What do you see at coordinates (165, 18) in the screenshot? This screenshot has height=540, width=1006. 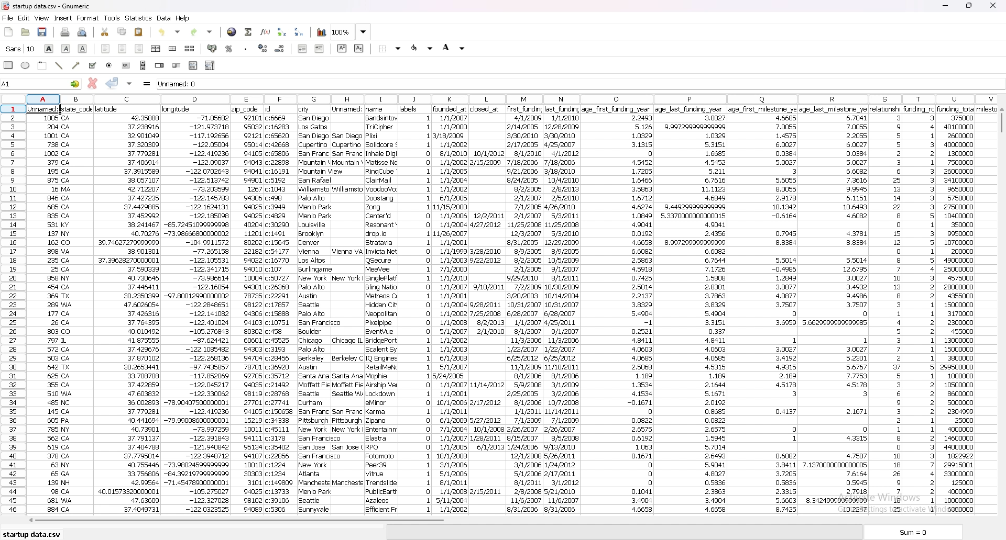 I see `data` at bounding box center [165, 18].